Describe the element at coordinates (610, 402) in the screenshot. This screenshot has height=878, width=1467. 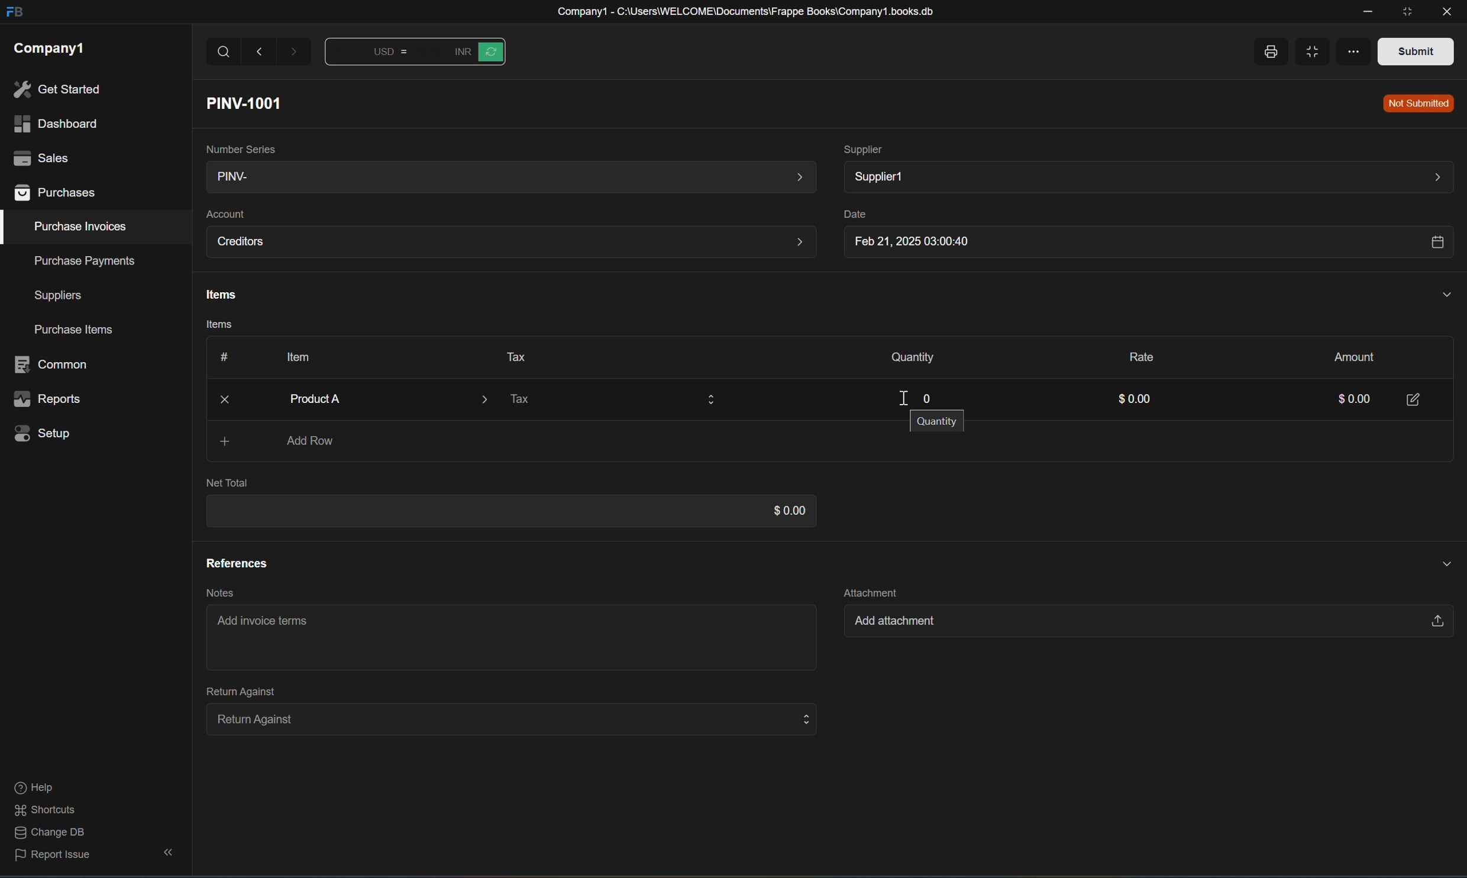
I see `Tax` at that location.